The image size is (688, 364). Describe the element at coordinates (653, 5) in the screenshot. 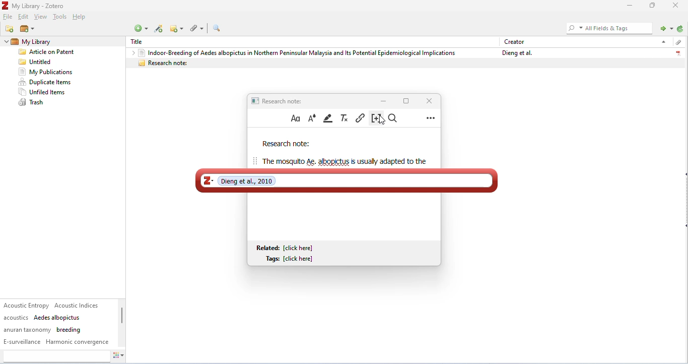

I see `maximize` at that location.